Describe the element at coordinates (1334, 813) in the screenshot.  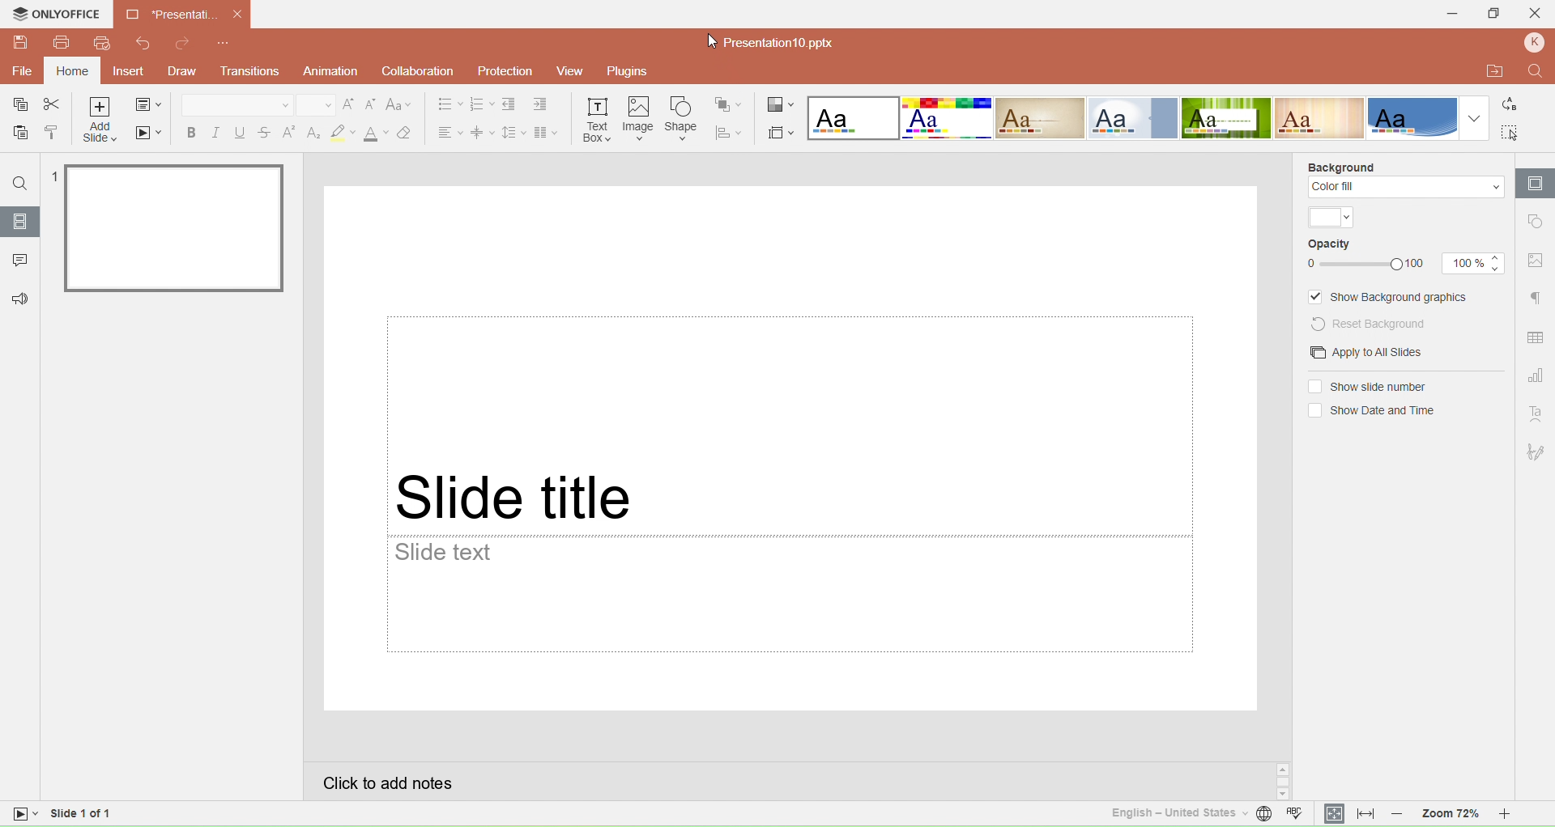
I see `Fit to slide` at that location.